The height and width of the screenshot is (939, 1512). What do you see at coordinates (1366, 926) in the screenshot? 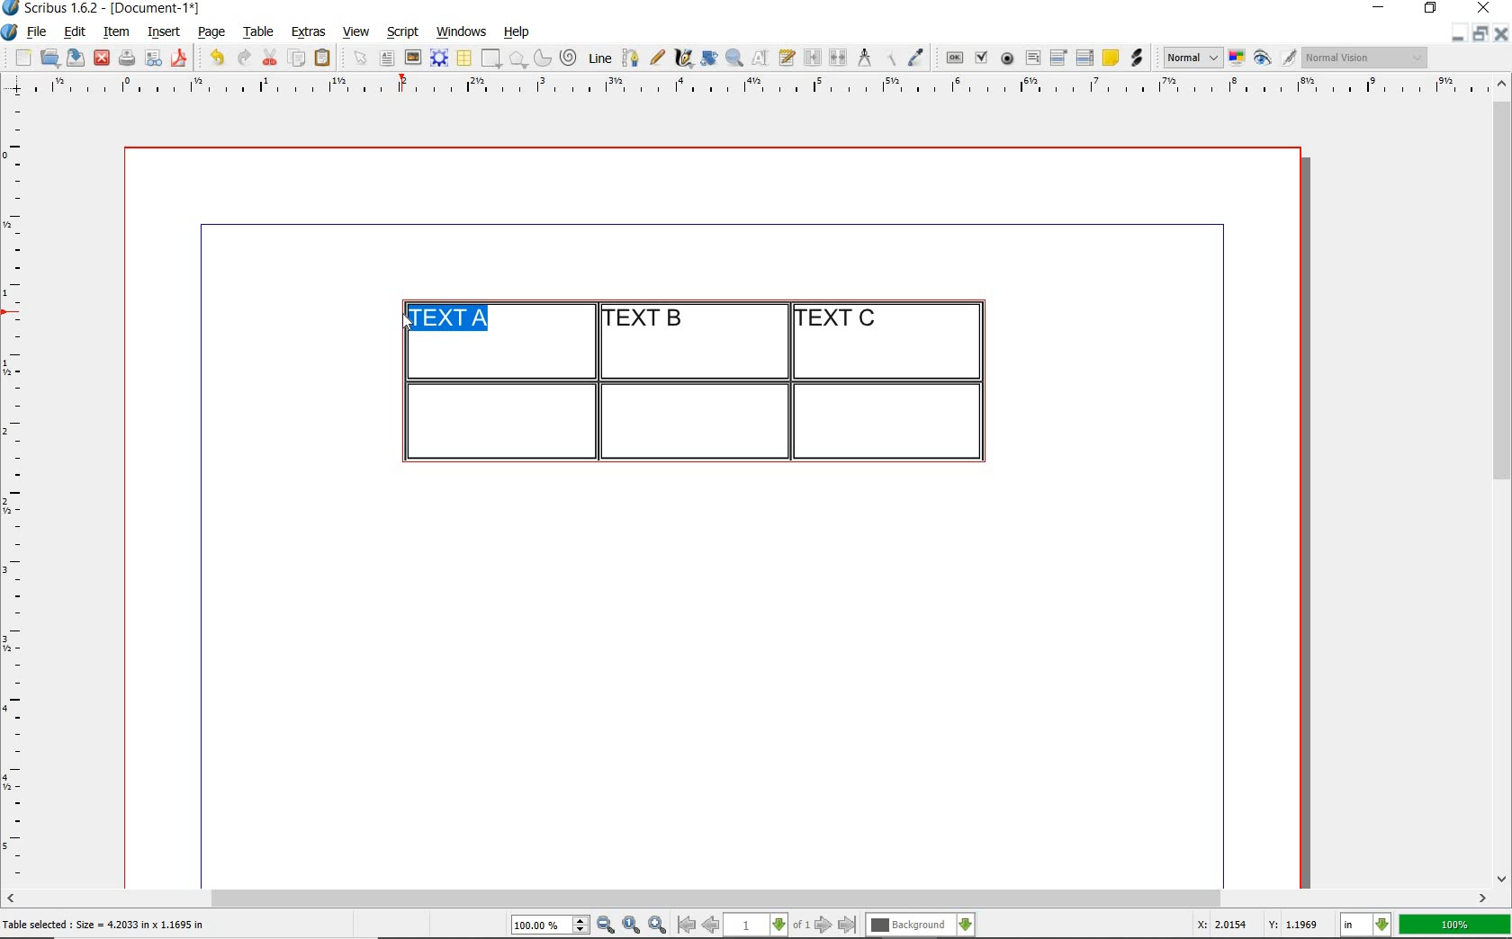
I see `select the current unit` at bounding box center [1366, 926].